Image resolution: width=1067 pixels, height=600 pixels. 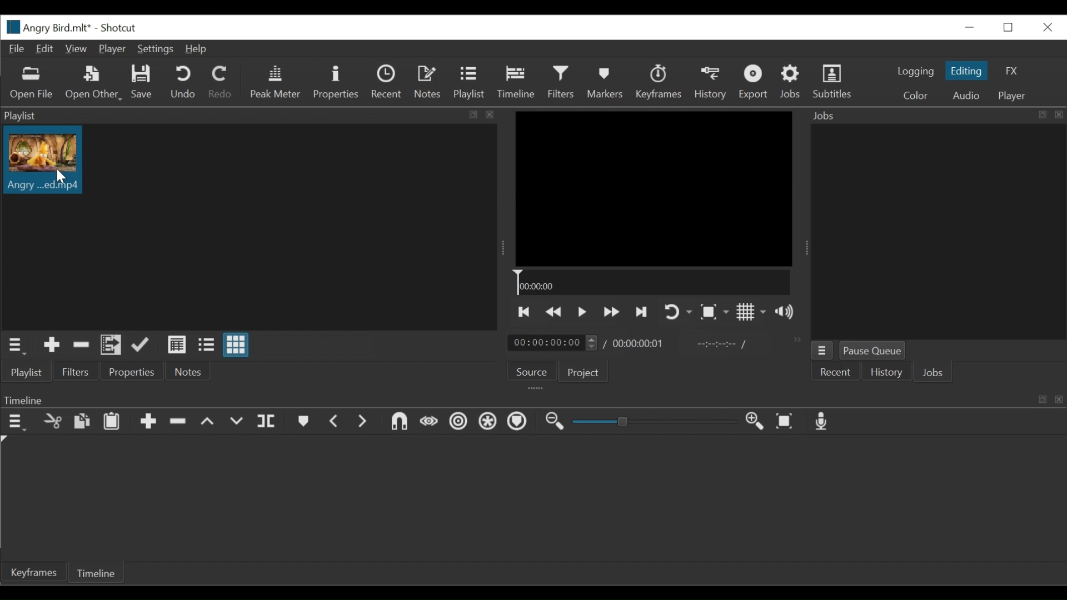 What do you see at coordinates (1013, 97) in the screenshot?
I see `Player` at bounding box center [1013, 97].